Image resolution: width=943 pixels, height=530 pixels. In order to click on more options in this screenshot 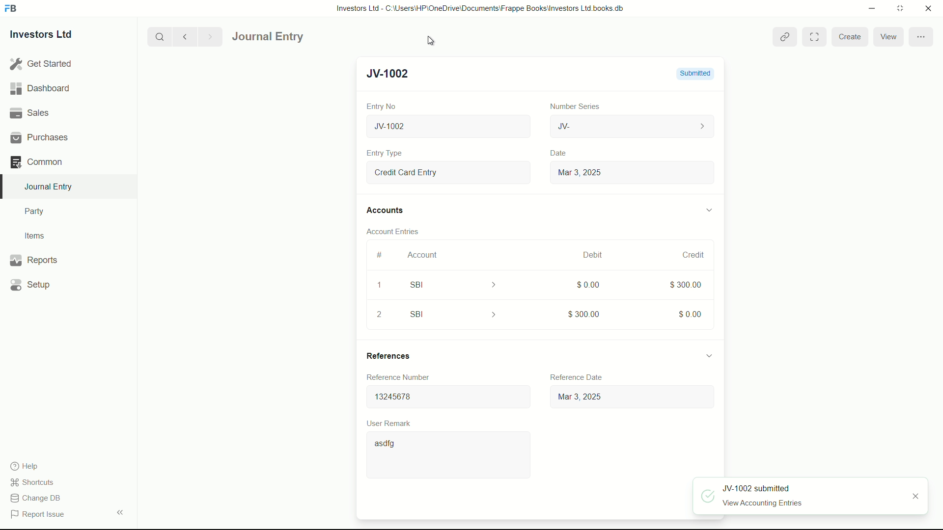, I will do `click(921, 36)`.